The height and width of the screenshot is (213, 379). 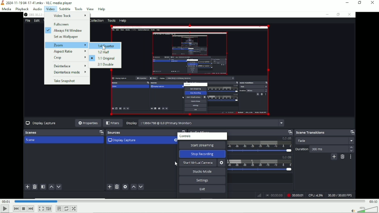 I want to click on Take snapshot, so click(x=67, y=80).